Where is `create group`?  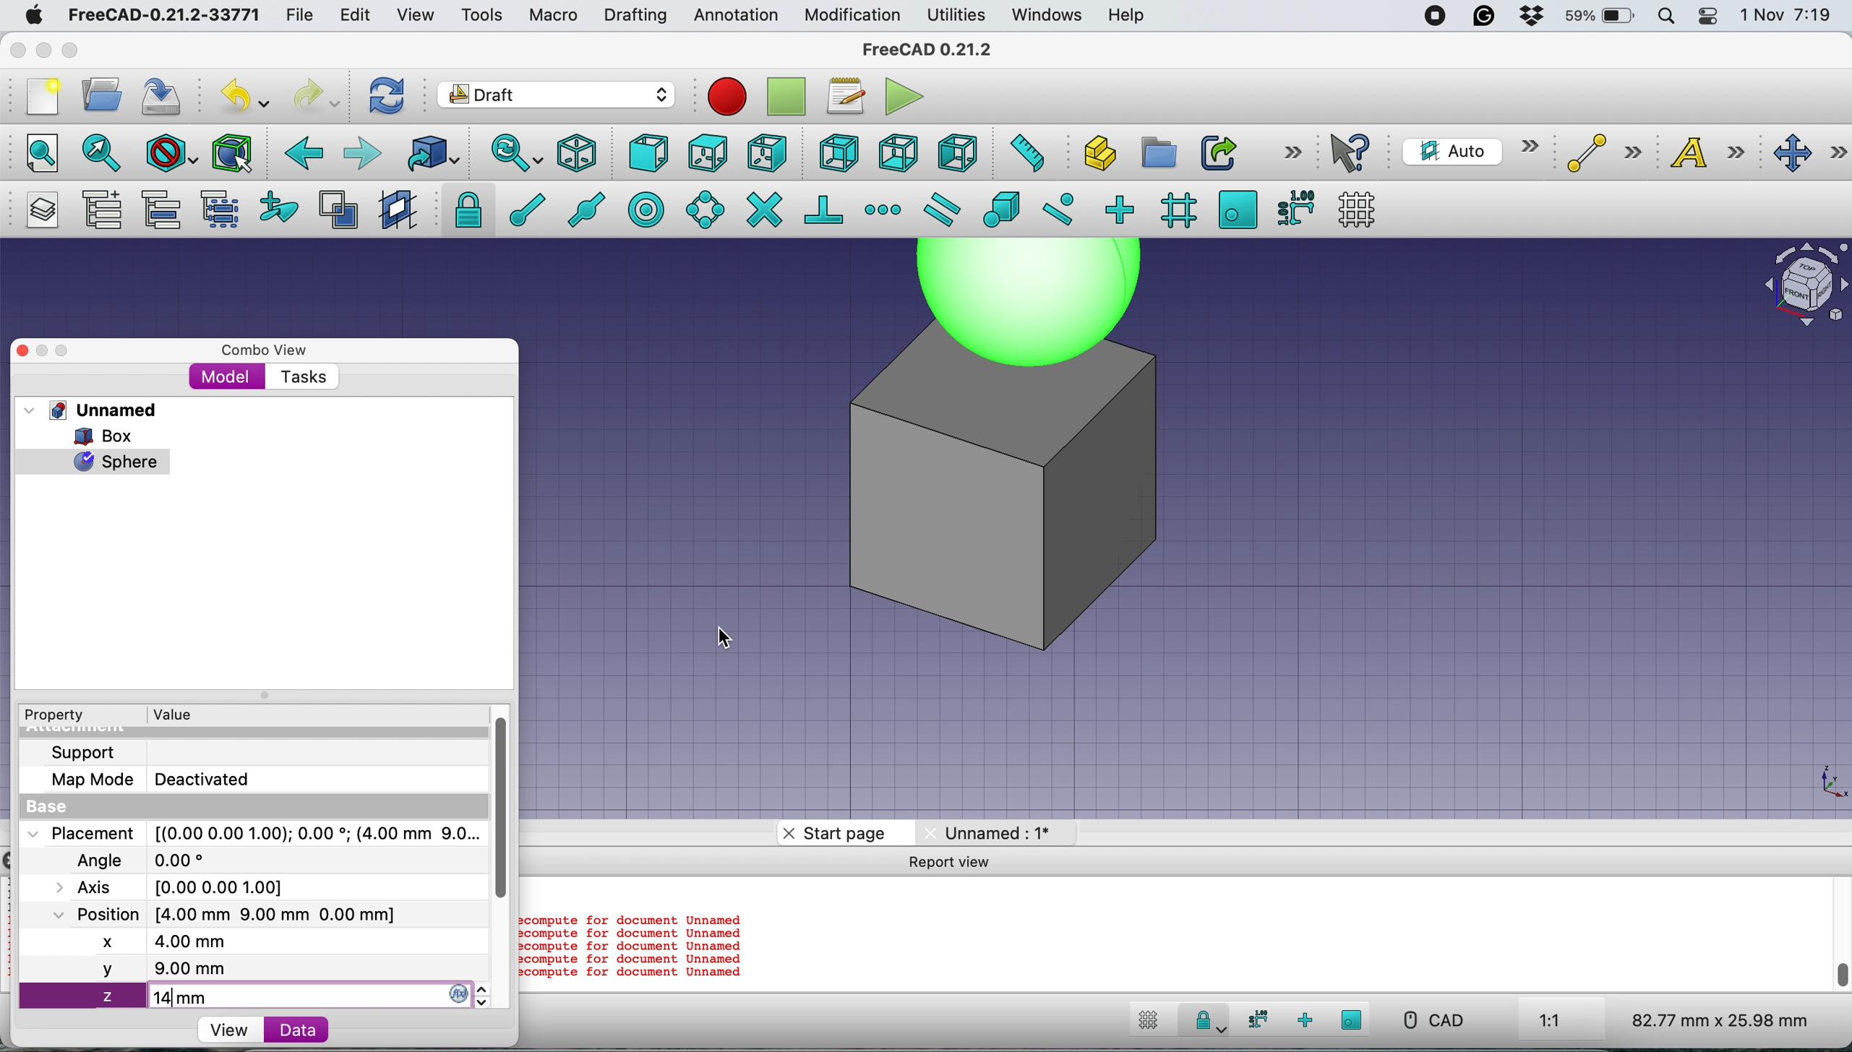 create group is located at coordinates (1157, 153).